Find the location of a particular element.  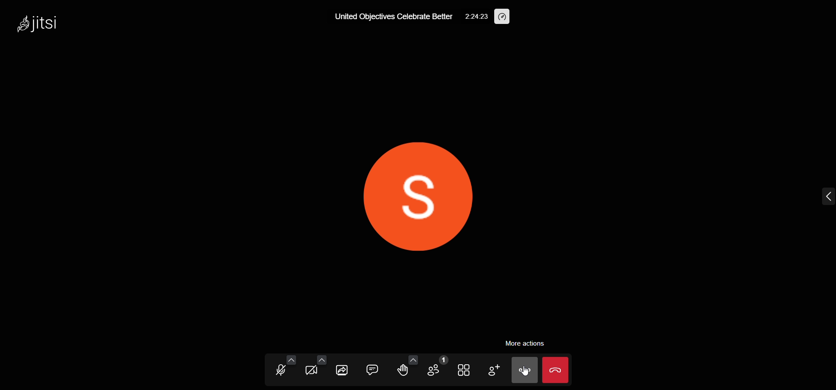

participants is located at coordinates (436, 366).